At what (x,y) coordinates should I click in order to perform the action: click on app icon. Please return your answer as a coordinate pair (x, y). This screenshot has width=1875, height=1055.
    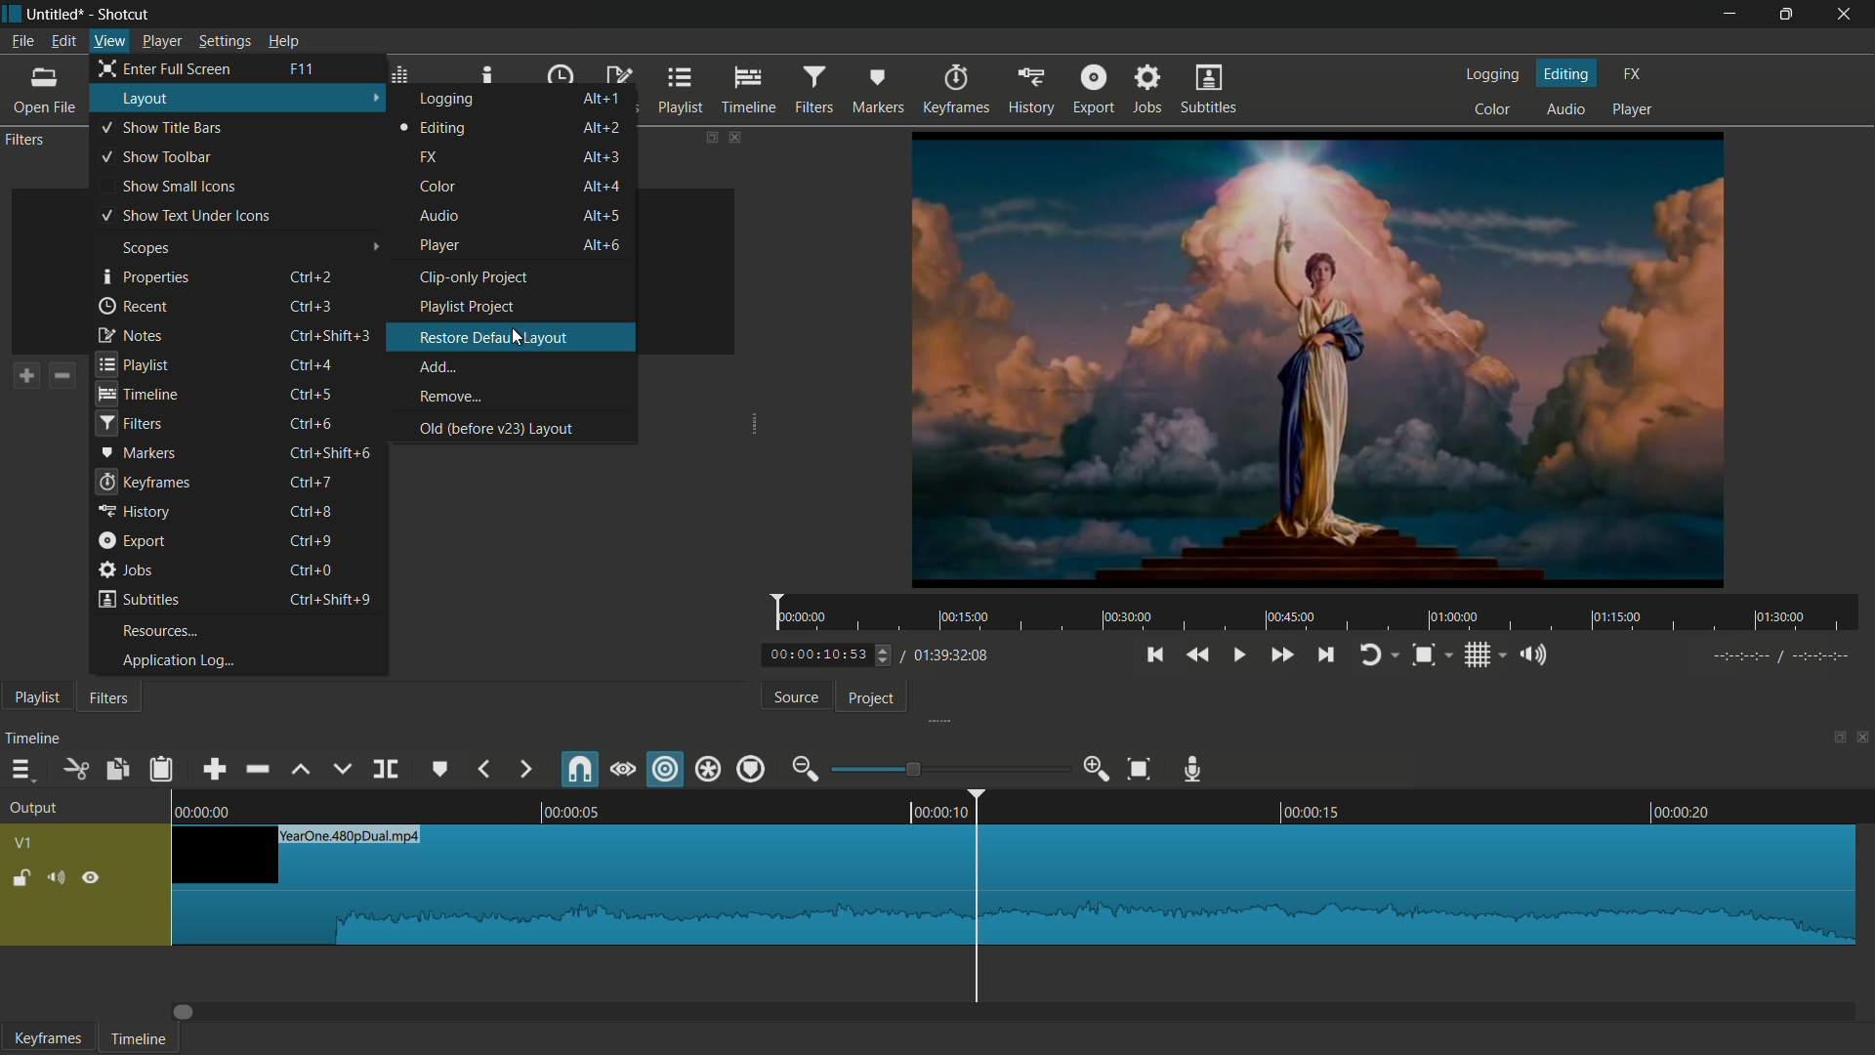
    Looking at the image, I should click on (12, 12).